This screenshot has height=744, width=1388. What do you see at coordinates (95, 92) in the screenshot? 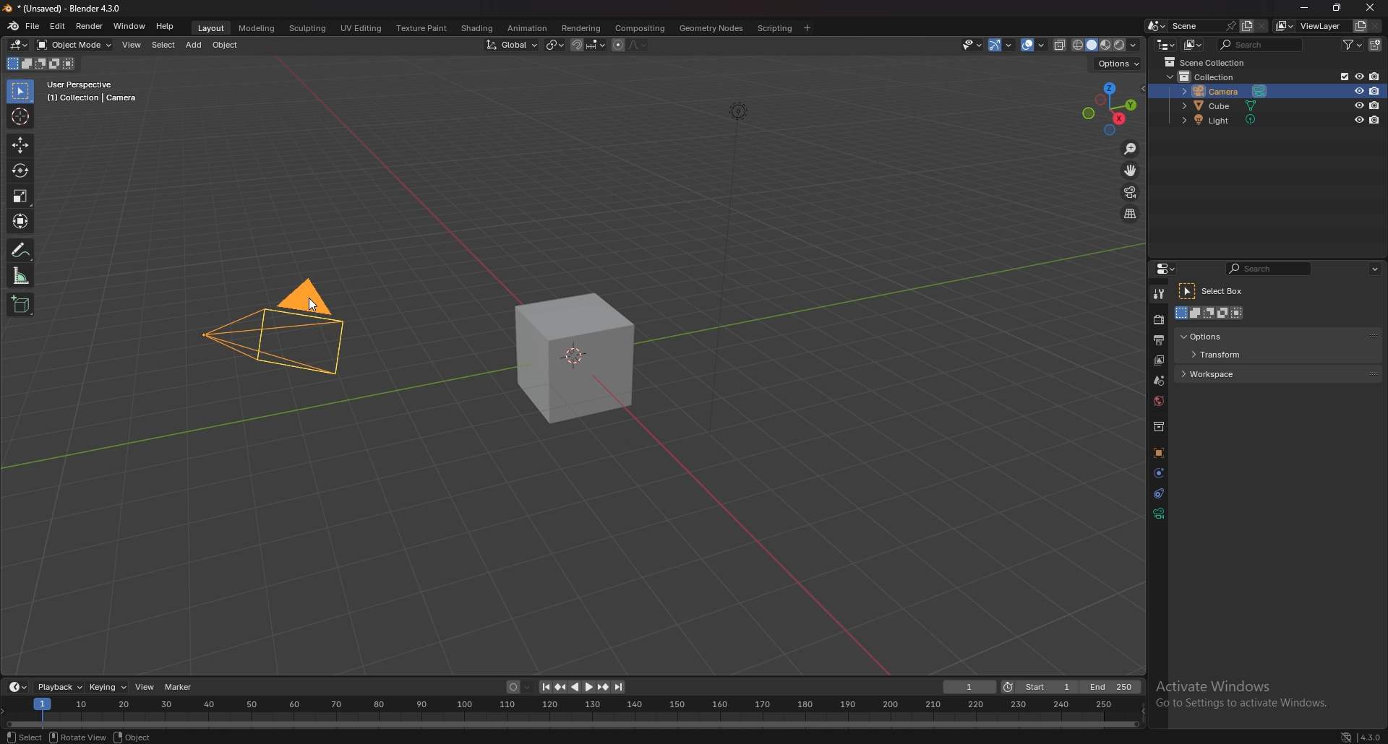
I see `info` at bounding box center [95, 92].